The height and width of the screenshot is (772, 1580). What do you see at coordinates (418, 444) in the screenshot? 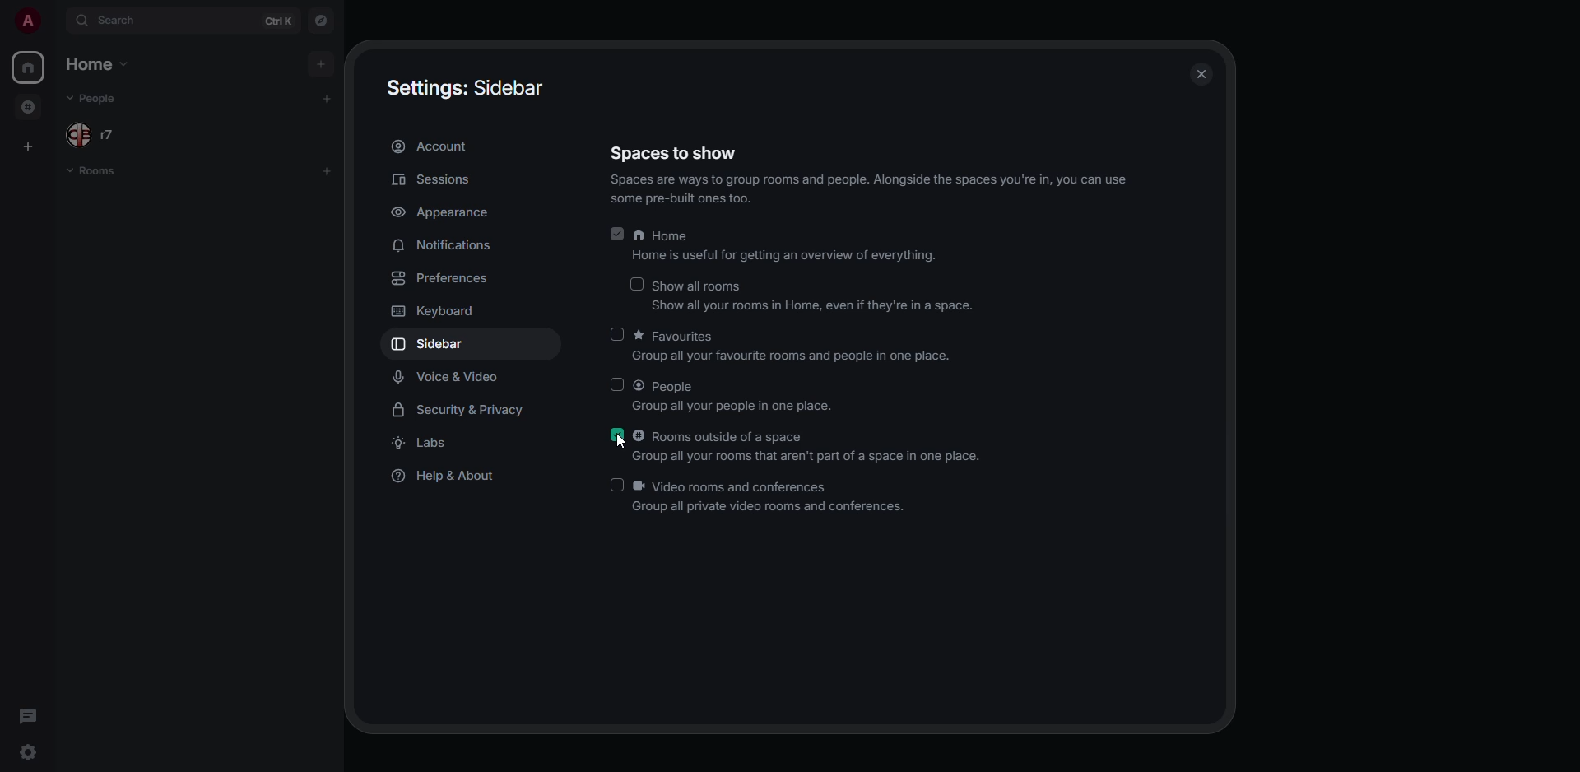
I see `labs` at bounding box center [418, 444].